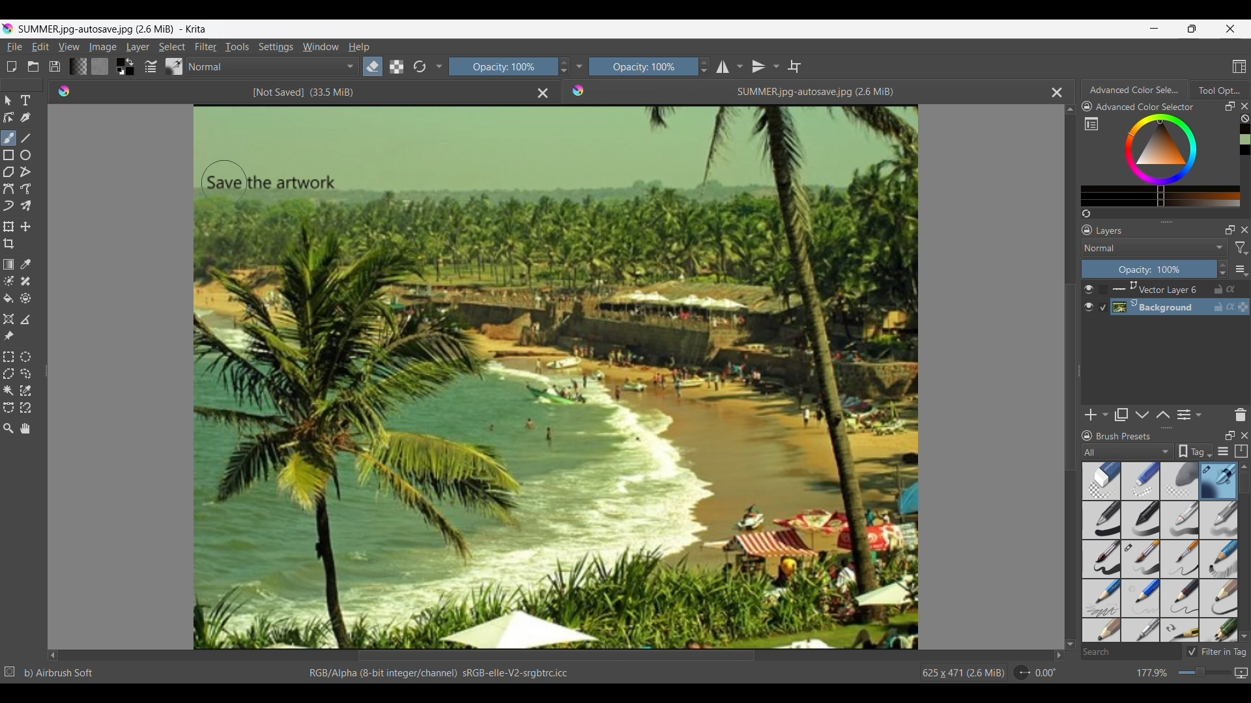  I want to click on Calligraphy, so click(25, 118).